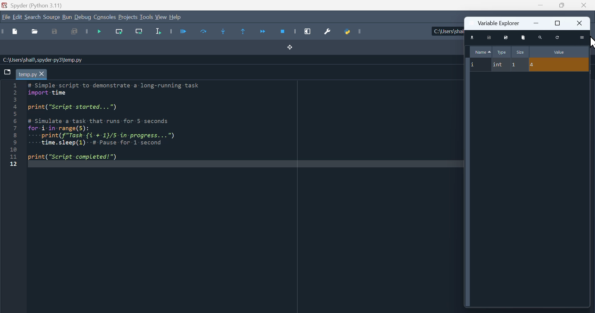 This screenshot has width=595, height=313. What do you see at coordinates (12, 125) in the screenshot?
I see `line number` at bounding box center [12, 125].